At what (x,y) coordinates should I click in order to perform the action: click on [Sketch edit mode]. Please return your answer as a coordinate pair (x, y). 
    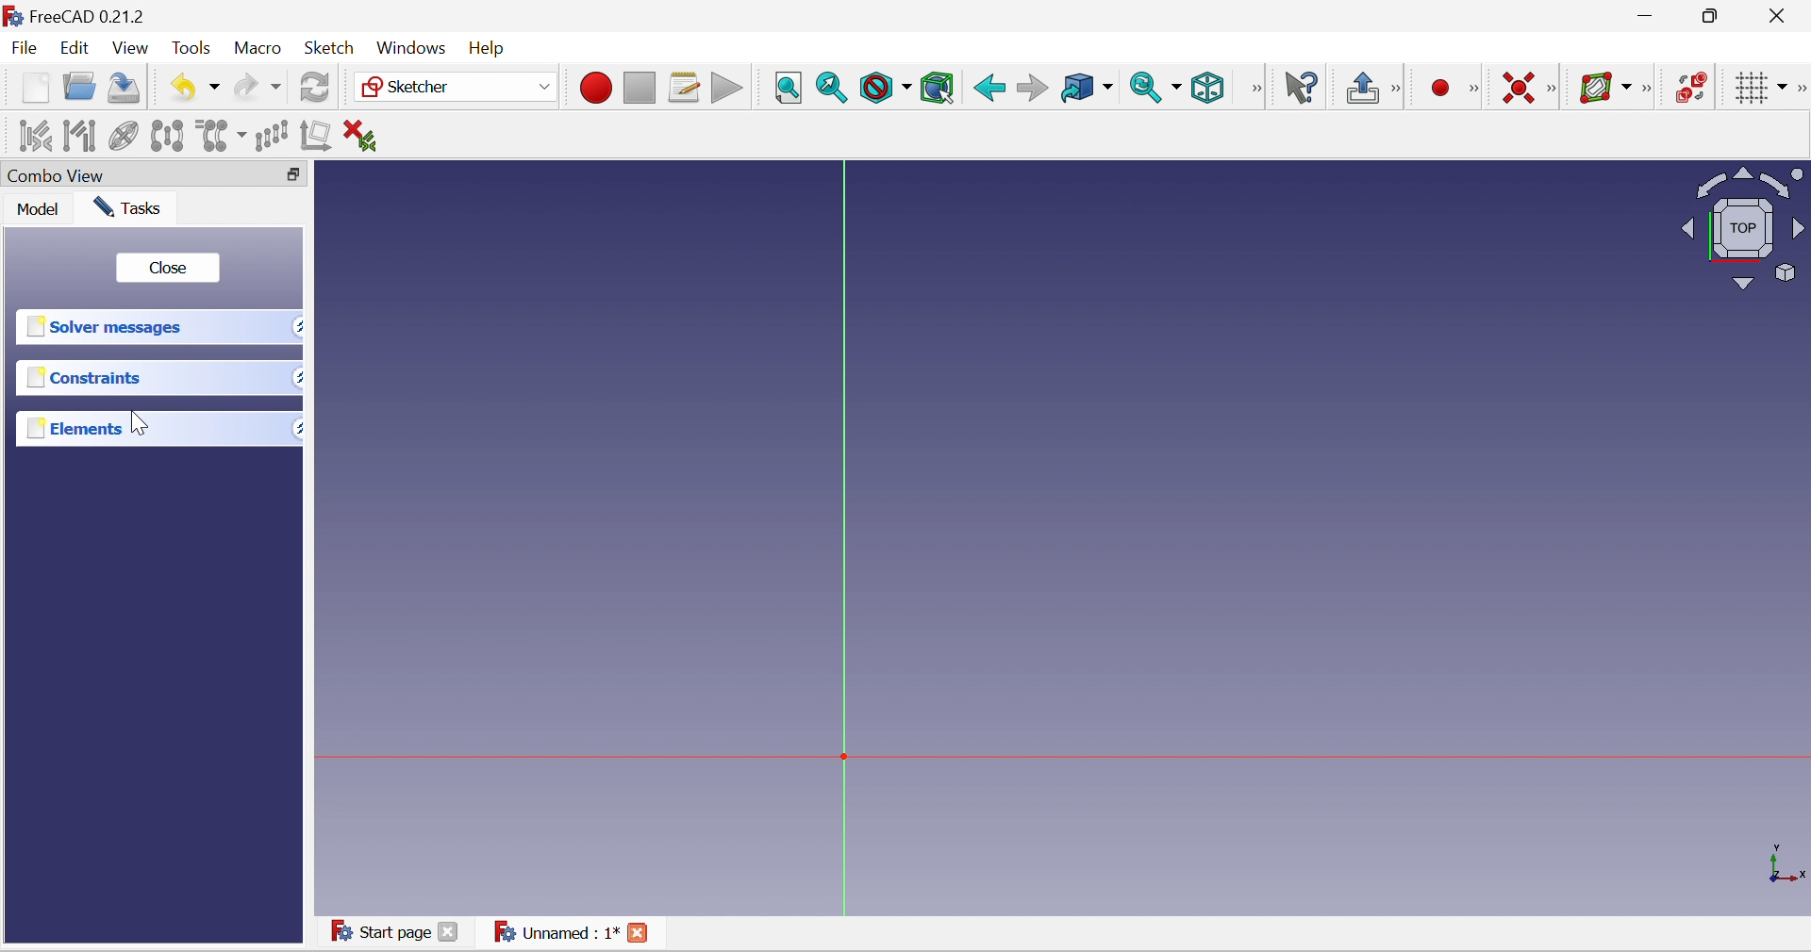
    Looking at the image, I should click on (1398, 90).